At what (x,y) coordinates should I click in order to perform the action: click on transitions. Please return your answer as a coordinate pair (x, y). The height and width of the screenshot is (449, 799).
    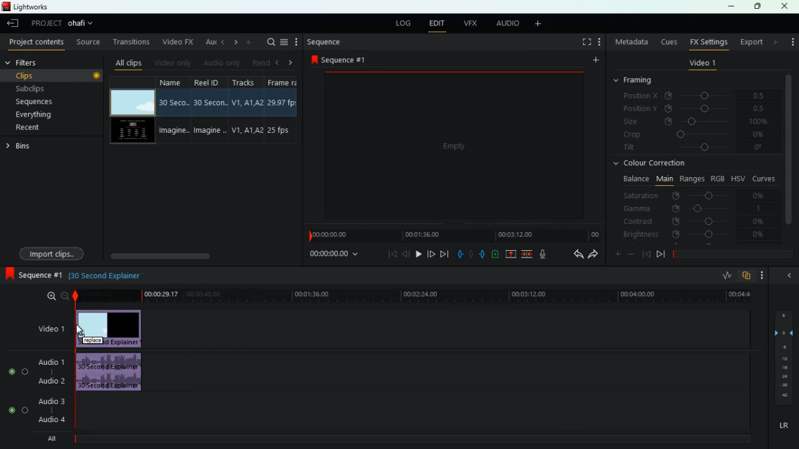
    Looking at the image, I should click on (132, 42).